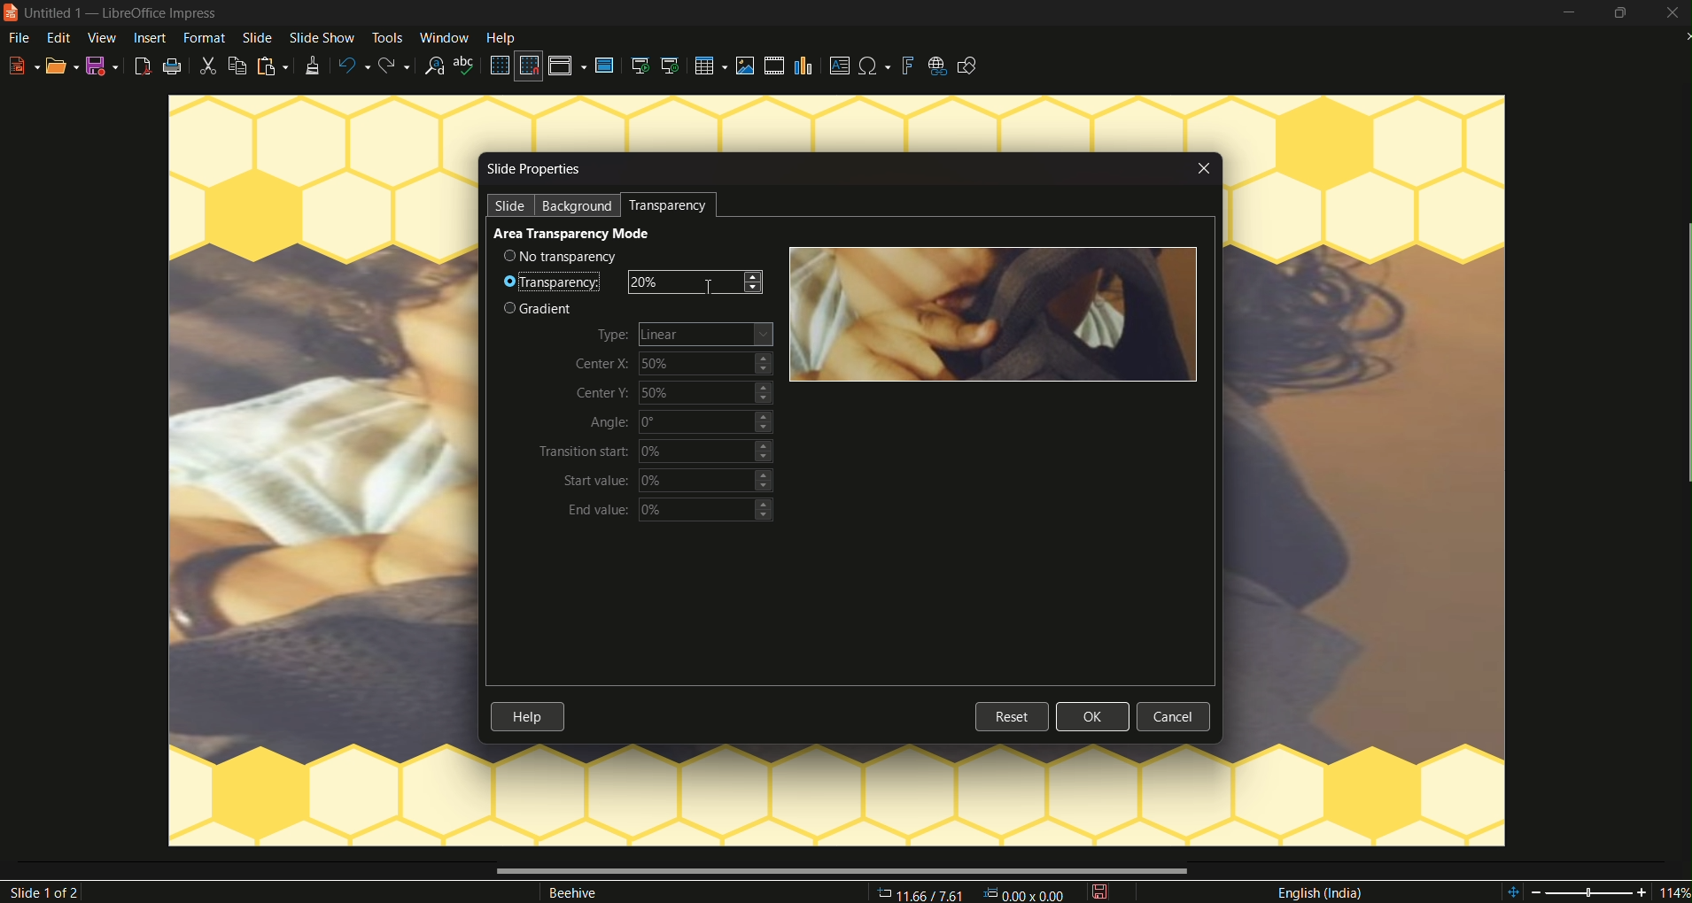  I want to click on image, so click(992, 315).